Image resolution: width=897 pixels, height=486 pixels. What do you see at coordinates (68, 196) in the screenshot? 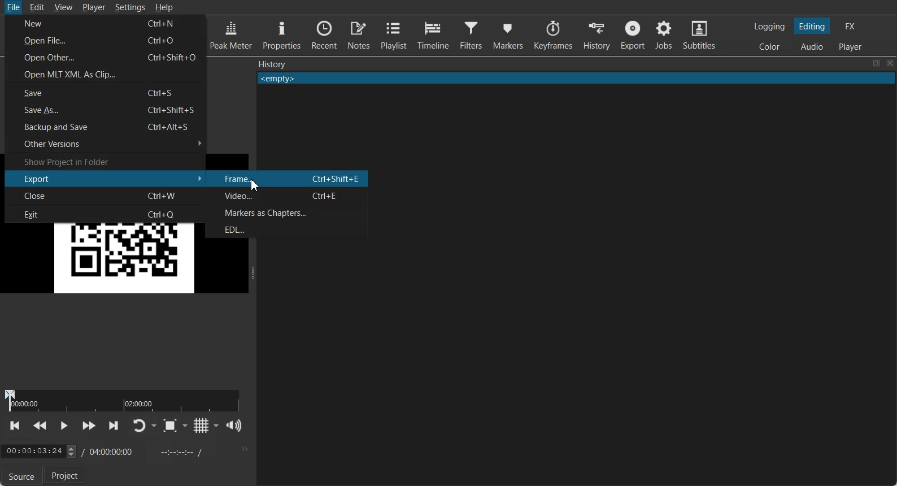
I see `Close` at bounding box center [68, 196].